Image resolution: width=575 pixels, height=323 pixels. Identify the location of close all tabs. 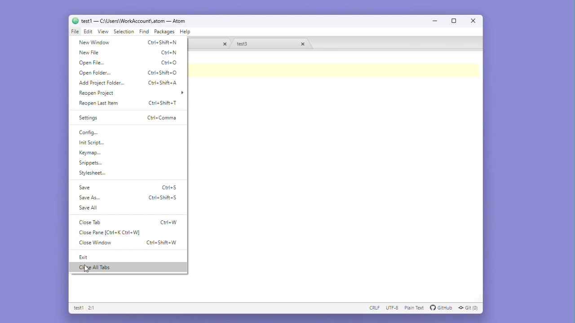
(123, 268).